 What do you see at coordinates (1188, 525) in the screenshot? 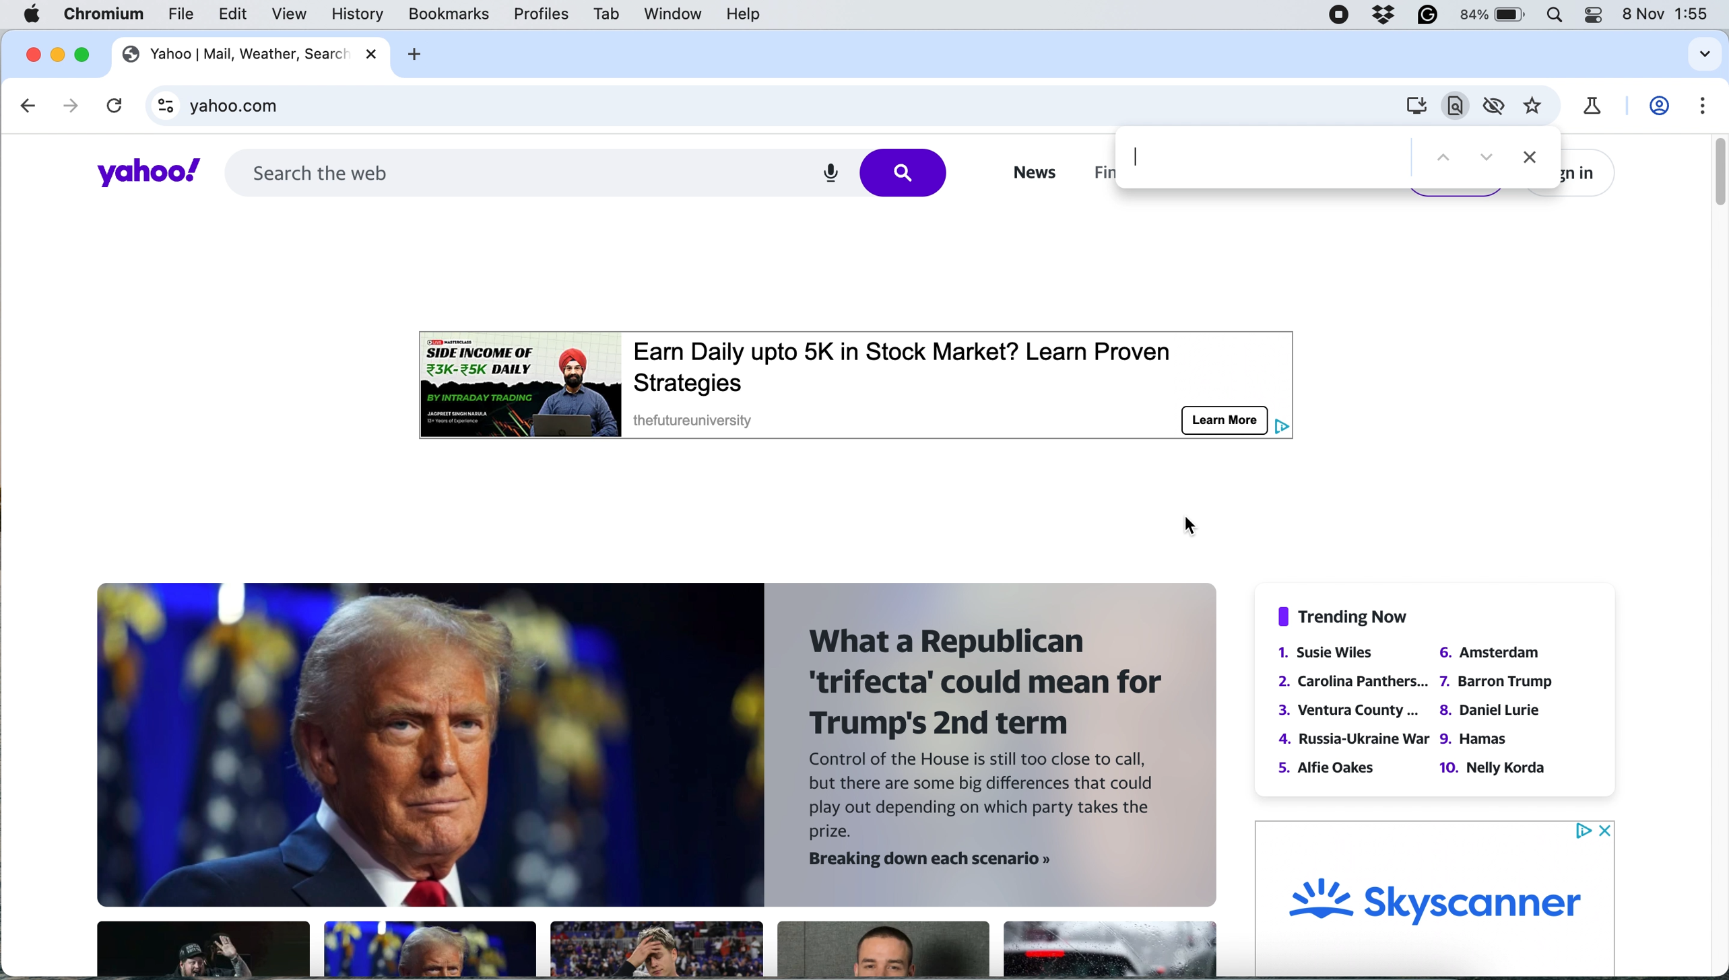
I see `cursor` at bounding box center [1188, 525].